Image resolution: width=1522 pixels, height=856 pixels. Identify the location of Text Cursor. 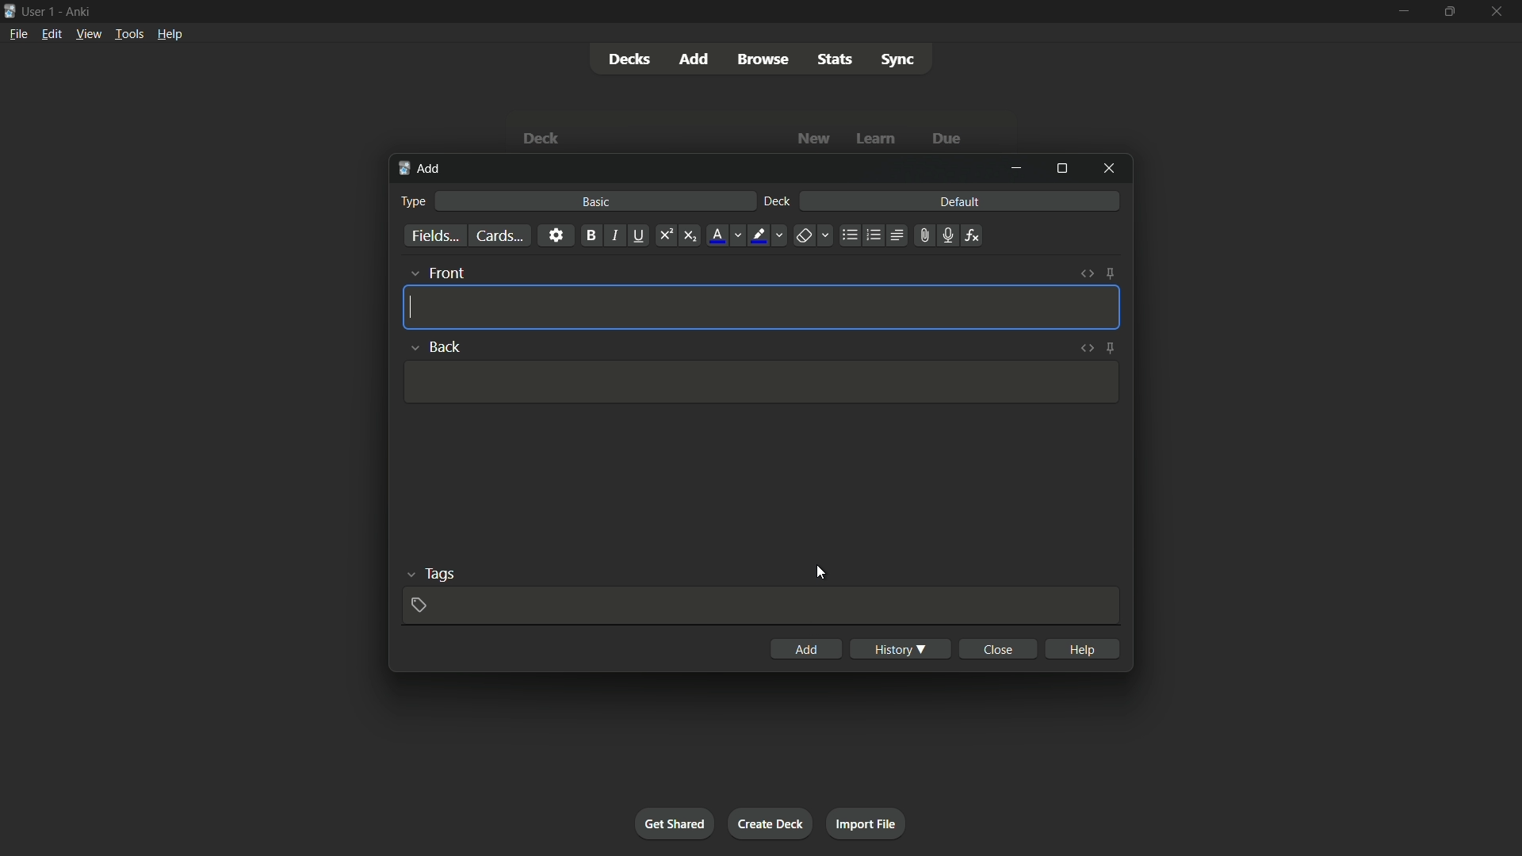
(414, 307).